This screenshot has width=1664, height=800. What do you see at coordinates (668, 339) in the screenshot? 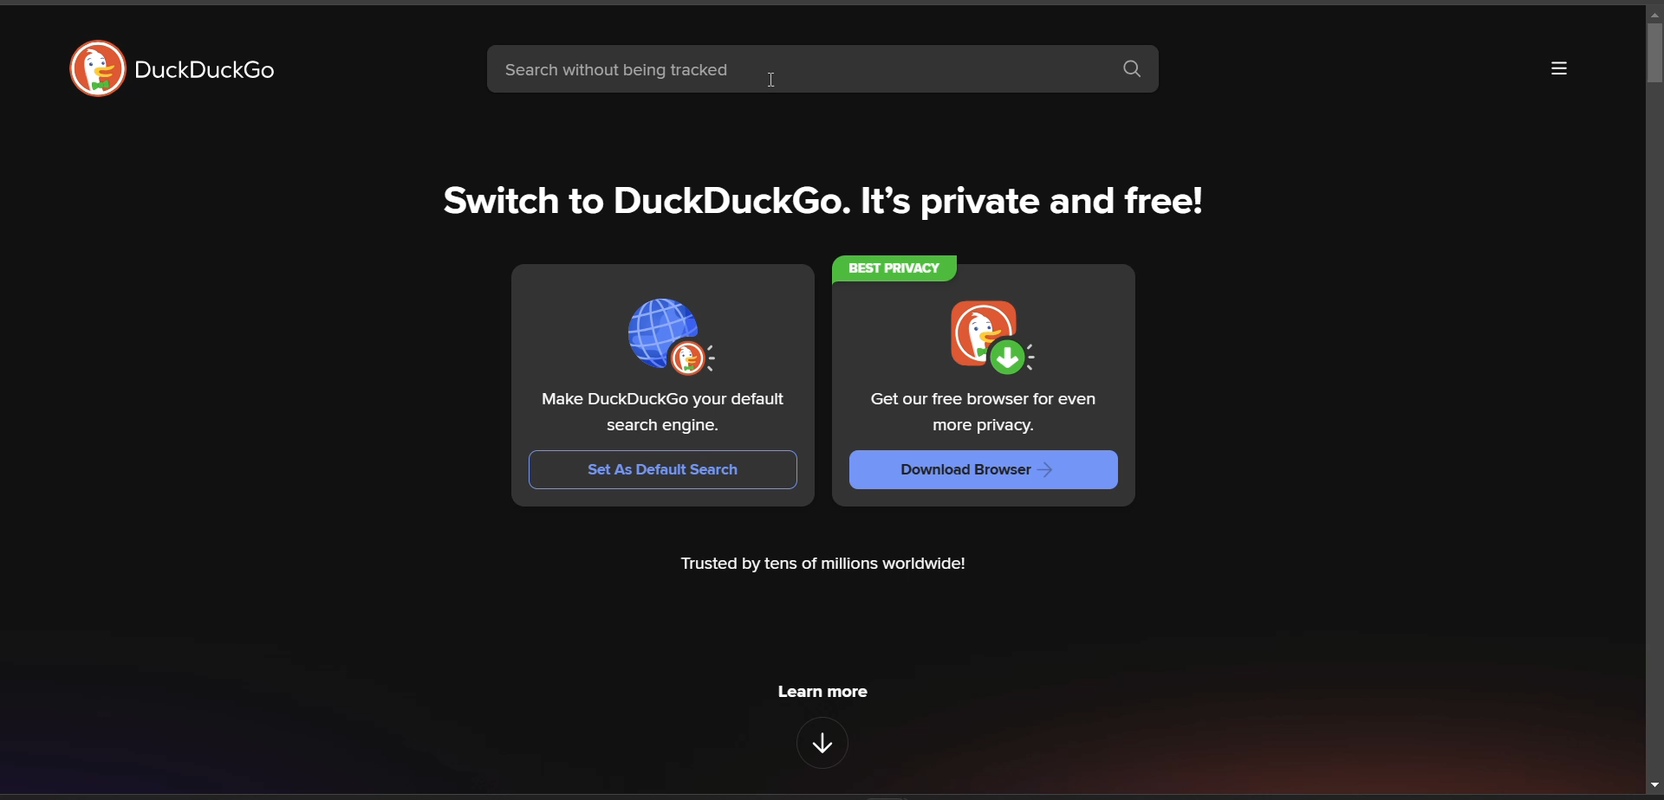
I see `icon` at bounding box center [668, 339].